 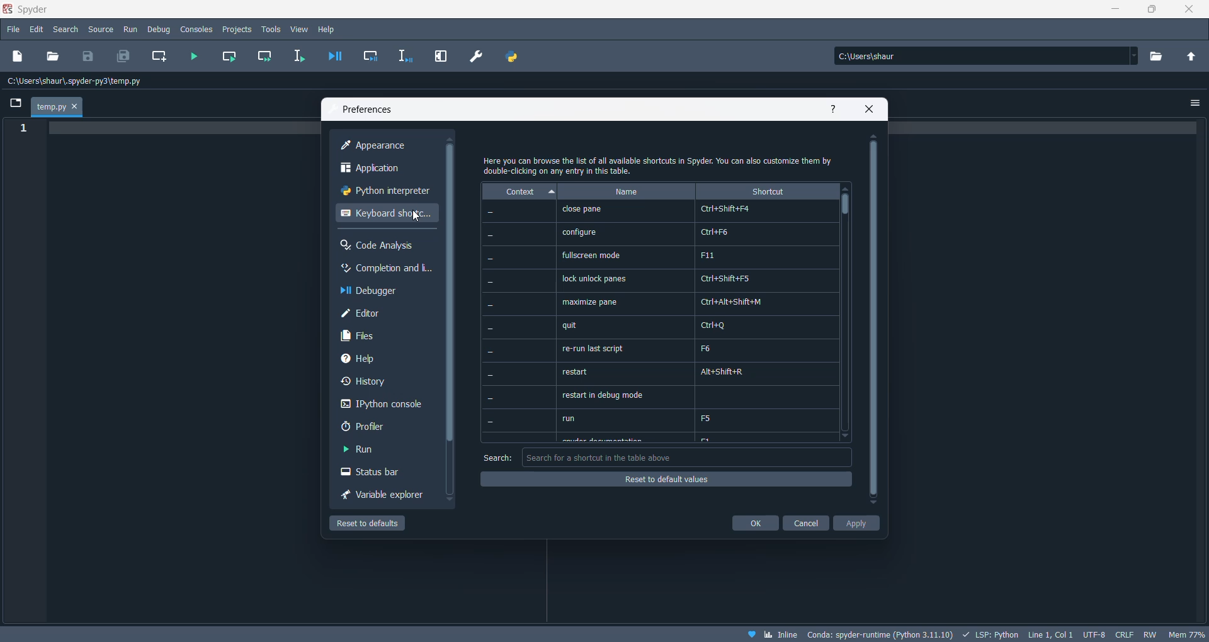 What do you see at coordinates (768, 322) in the screenshot?
I see `shortcut options` at bounding box center [768, 322].